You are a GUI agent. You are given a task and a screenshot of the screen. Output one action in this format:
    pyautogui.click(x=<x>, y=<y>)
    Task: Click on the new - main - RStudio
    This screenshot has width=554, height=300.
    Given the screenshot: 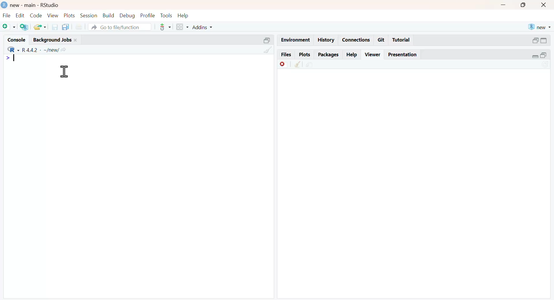 What is the action you would take?
    pyautogui.click(x=35, y=5)
    